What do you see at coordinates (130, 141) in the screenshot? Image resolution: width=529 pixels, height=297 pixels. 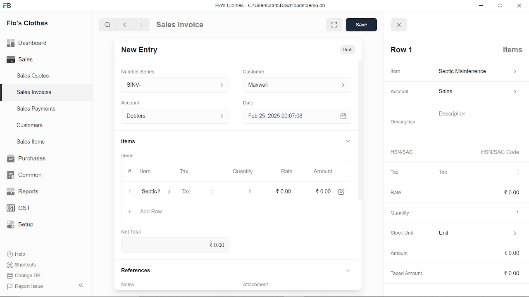 I see `Items` at bounding box center [130, 141].